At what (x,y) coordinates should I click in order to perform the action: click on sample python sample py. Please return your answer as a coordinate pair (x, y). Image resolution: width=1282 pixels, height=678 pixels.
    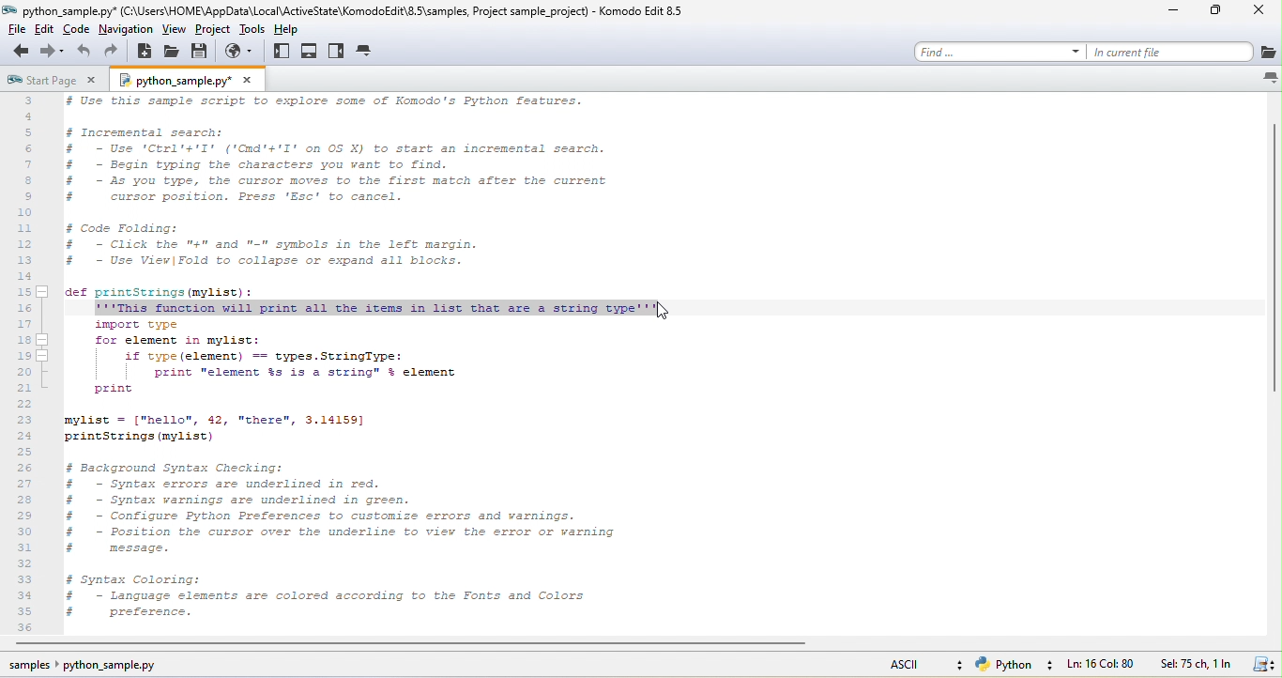
    Looking at the image, I should click on (91, 666).